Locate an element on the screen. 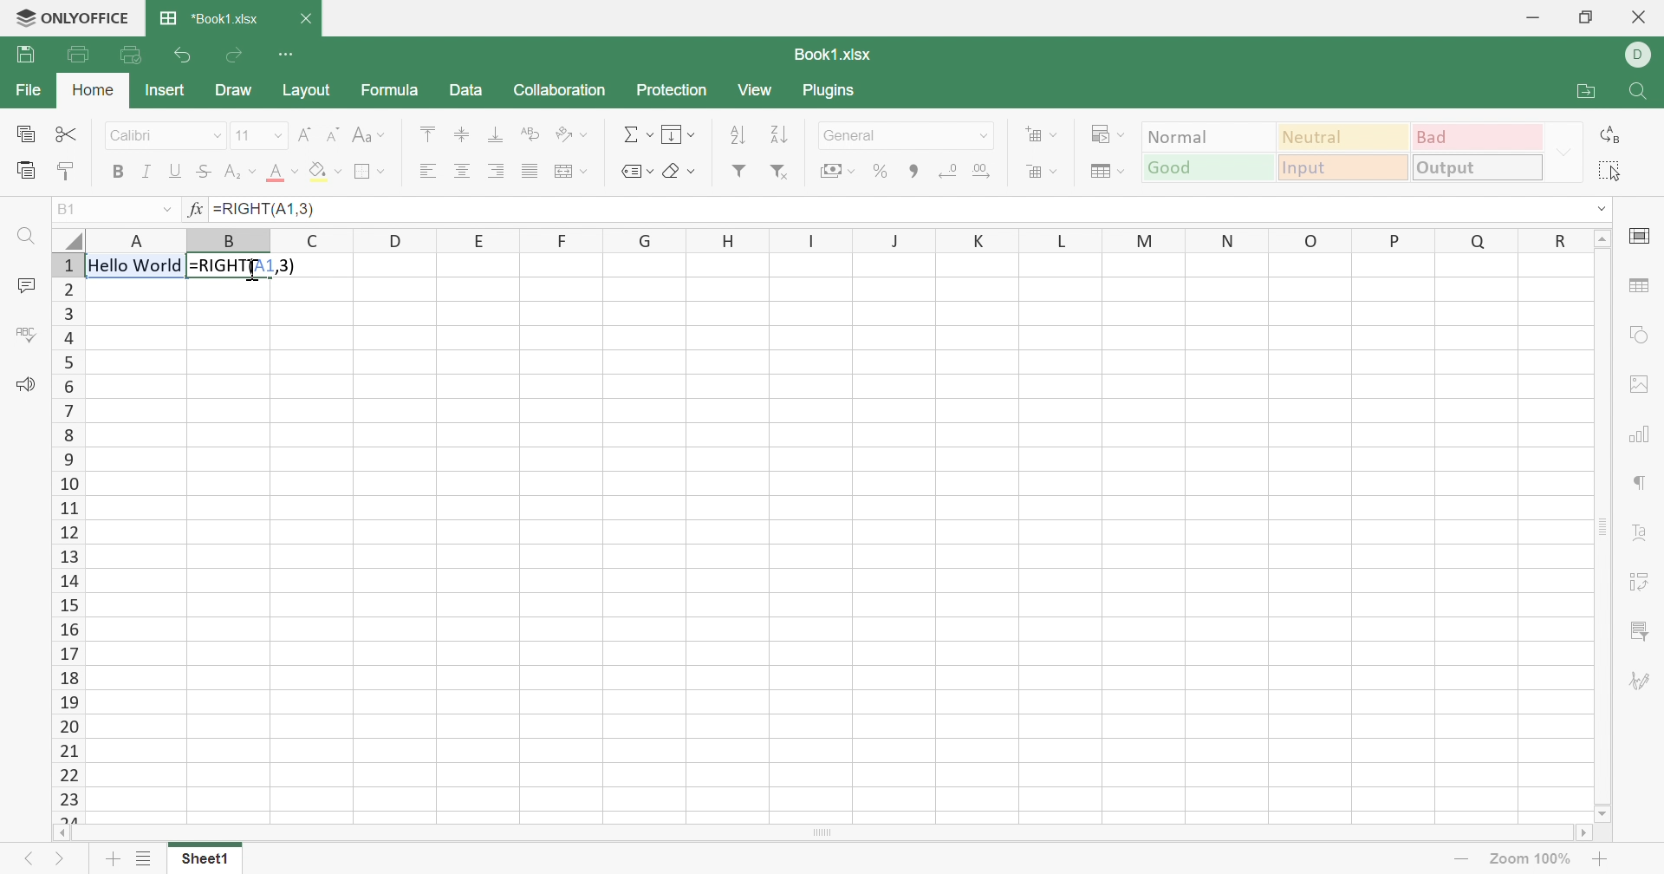  Drop down is located at coordinates (162, 209).